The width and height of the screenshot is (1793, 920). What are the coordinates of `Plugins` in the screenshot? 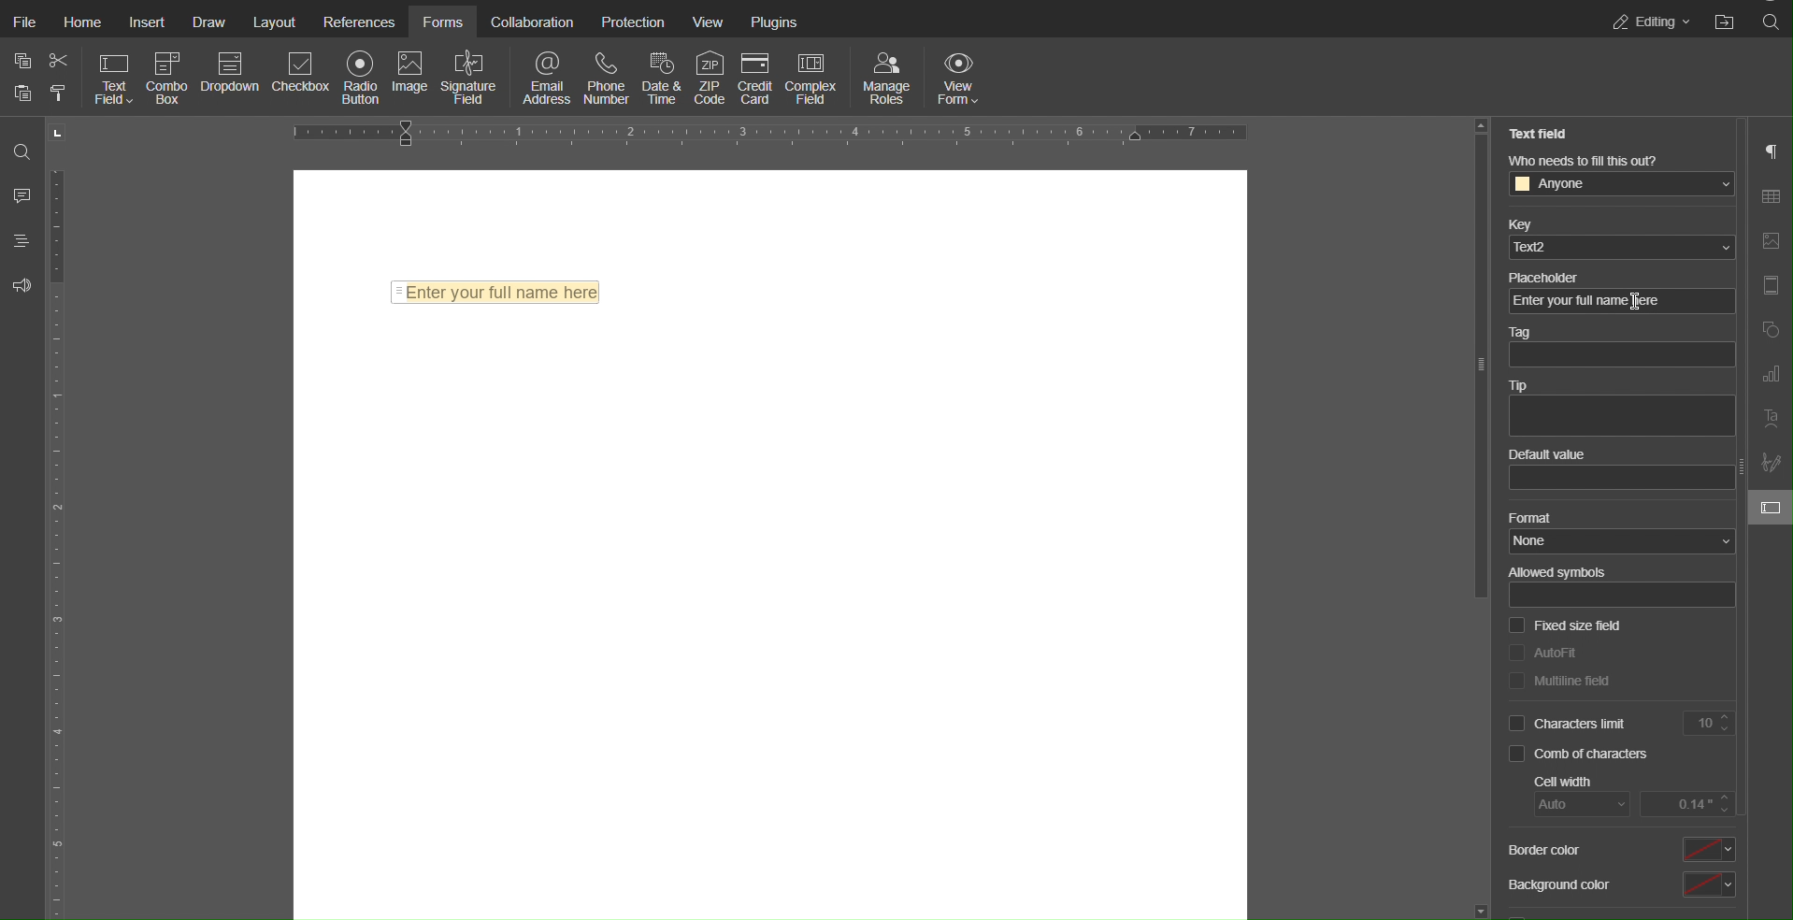 It's located at (774, 22).